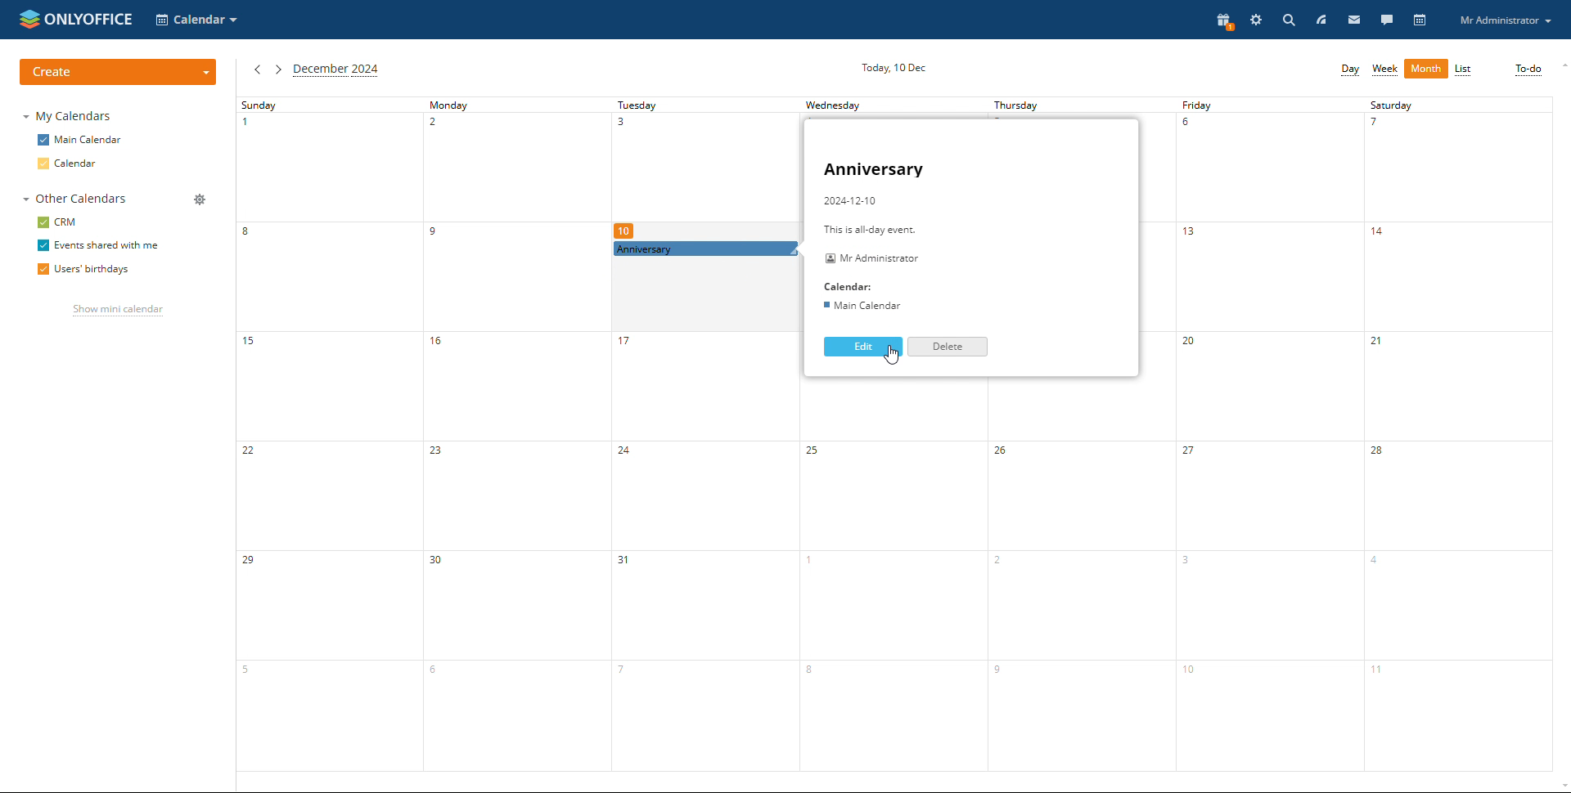 This screenshot has width=1571, height=793. Describe the element at coordinates (57, 223) in the screenshot. I see `crm` at that location.